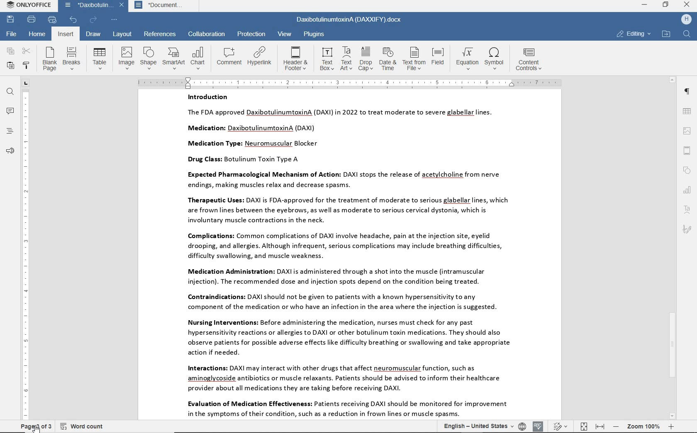 This screenshot has height=433, width=697. Describe the element at coordinates (687, 209) in the screenshot. I see `textart` at that location.